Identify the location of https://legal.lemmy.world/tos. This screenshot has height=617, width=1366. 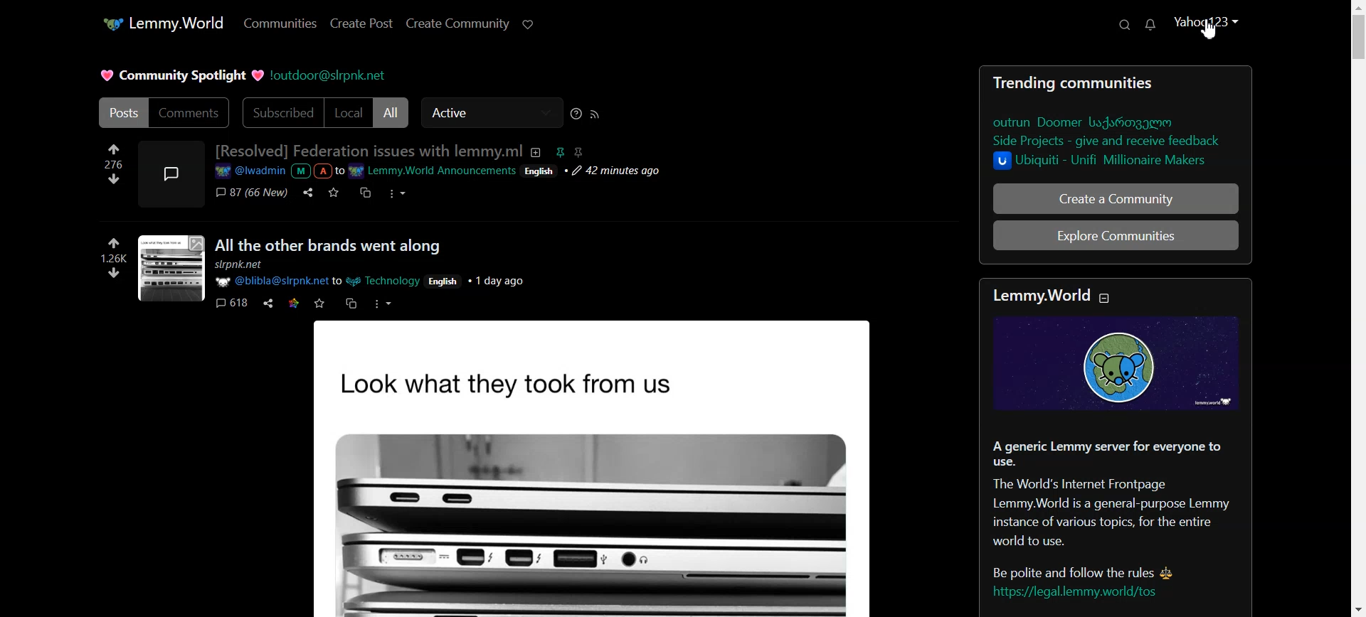
(1074, 594).